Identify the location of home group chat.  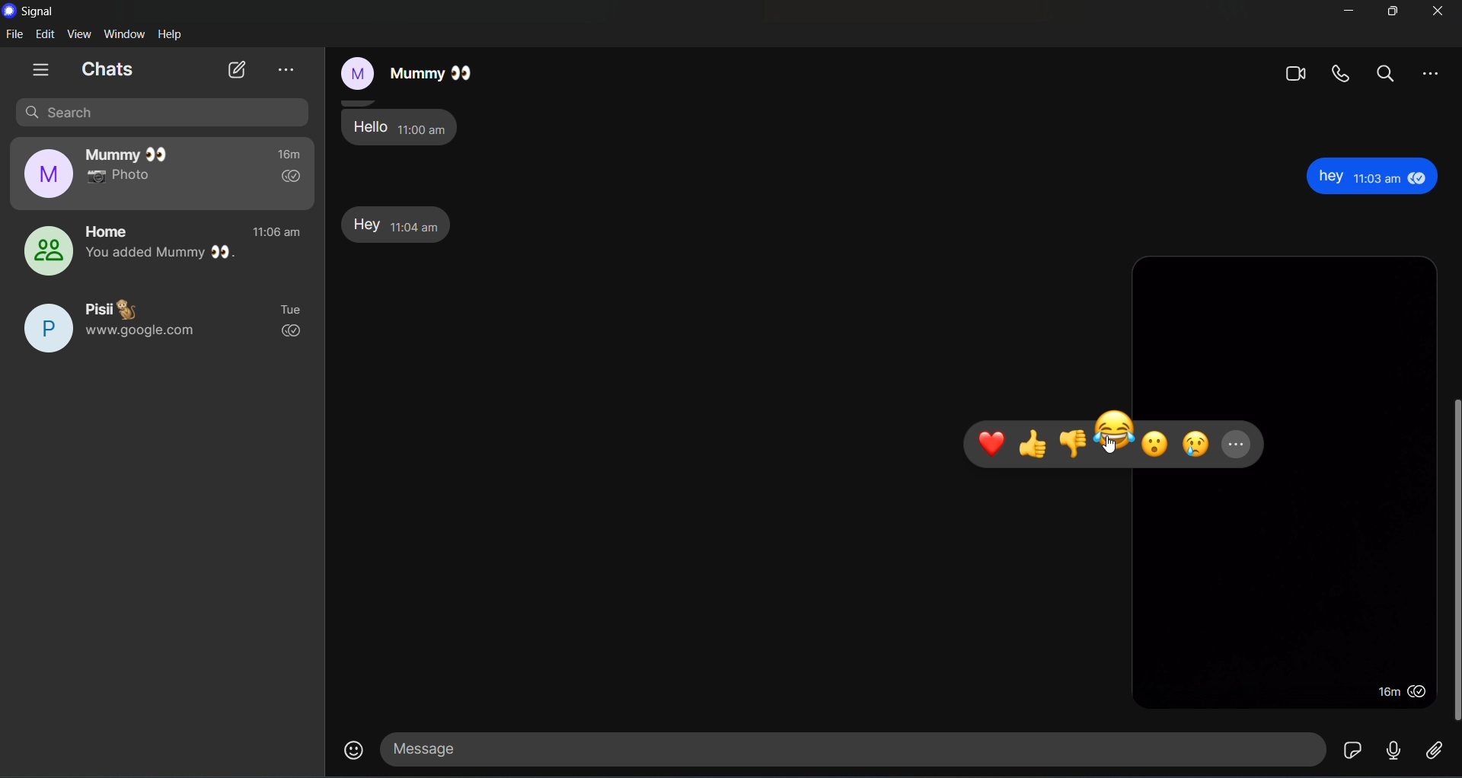
(159, 251).